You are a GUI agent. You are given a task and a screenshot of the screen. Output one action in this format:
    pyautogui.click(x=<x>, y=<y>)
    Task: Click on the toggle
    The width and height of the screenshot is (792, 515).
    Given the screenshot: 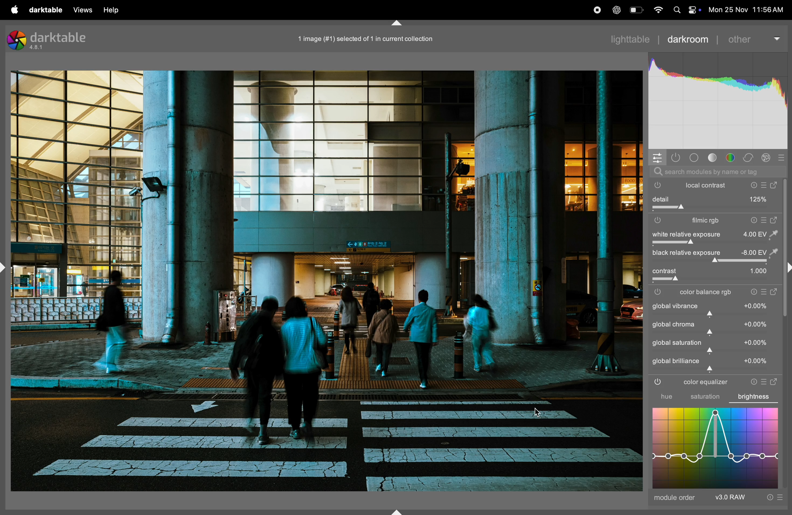 What is the action you would take?
    pyautogui.click(x=714, y=262)
    